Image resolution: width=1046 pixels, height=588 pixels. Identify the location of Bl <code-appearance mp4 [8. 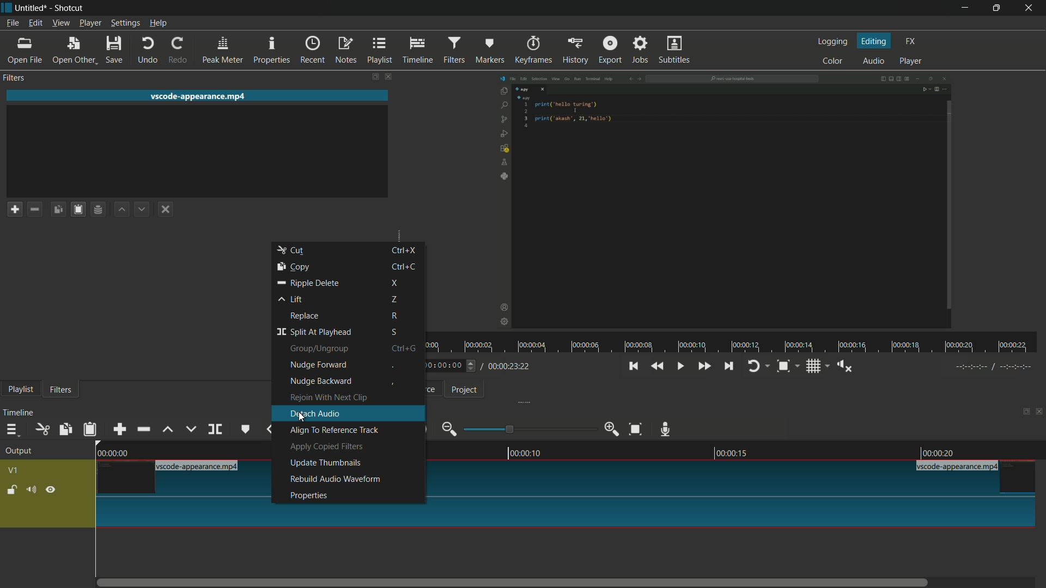
(199, 467).